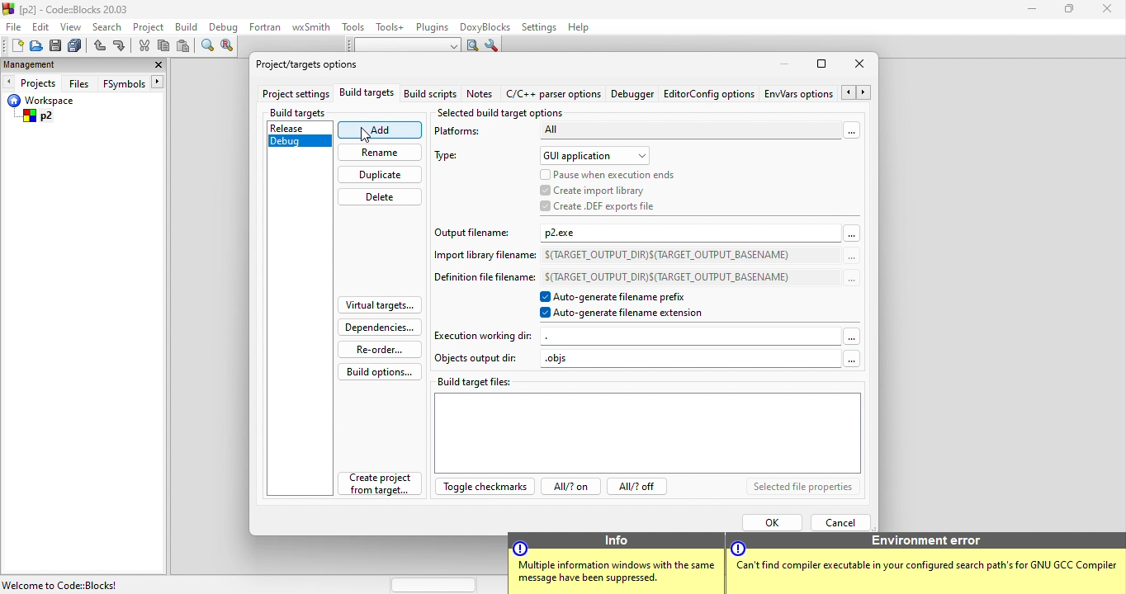  Describe the element at coordinates (640, 233) in the screenshot. I see `Output filename: p2.exe` at that location.